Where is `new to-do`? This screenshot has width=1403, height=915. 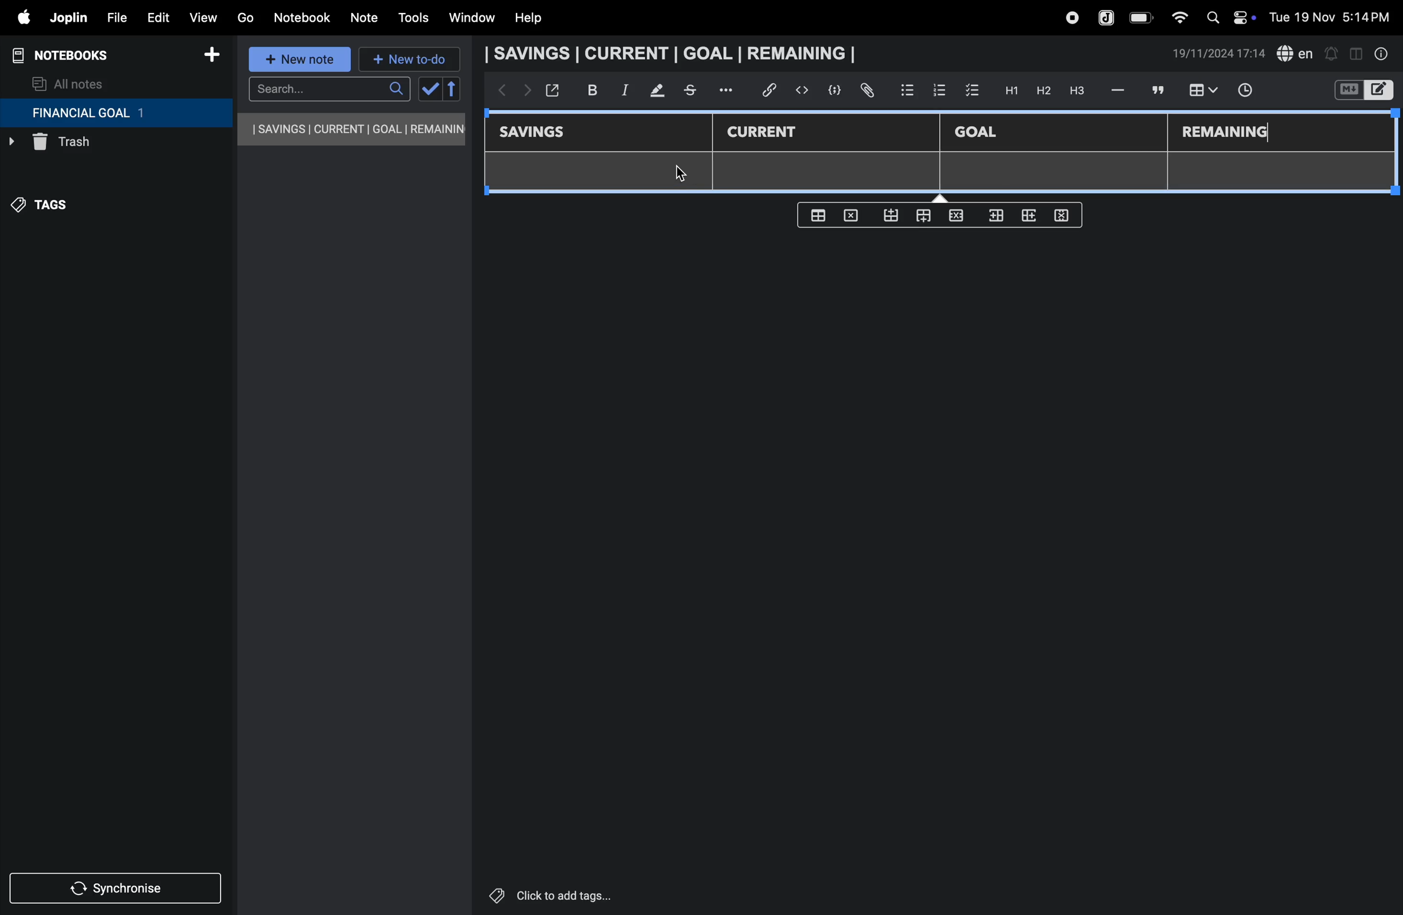
new to-do is located at coordinates (410, 60).